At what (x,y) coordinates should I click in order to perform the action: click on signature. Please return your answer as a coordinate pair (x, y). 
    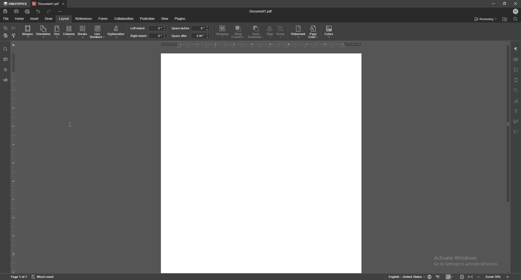
    Looking at the image, I should click on (516, 121).